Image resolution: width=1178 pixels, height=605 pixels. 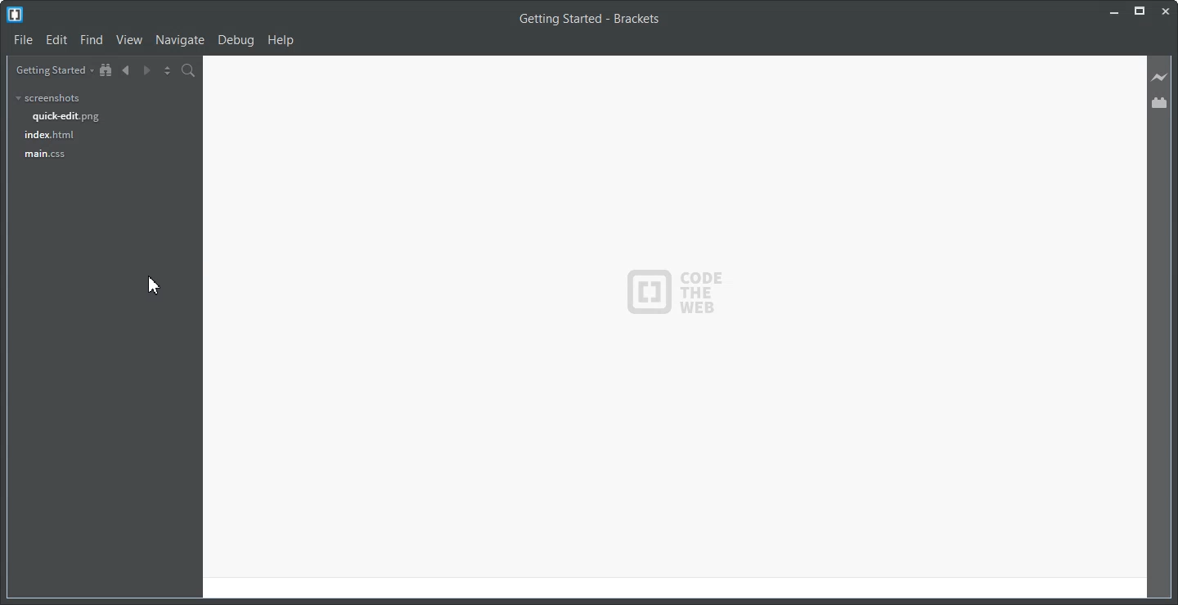 What do you see at coordinates (51, 69) in the screenshot?
I see `Getting Started` at bounding box center [51, 69].